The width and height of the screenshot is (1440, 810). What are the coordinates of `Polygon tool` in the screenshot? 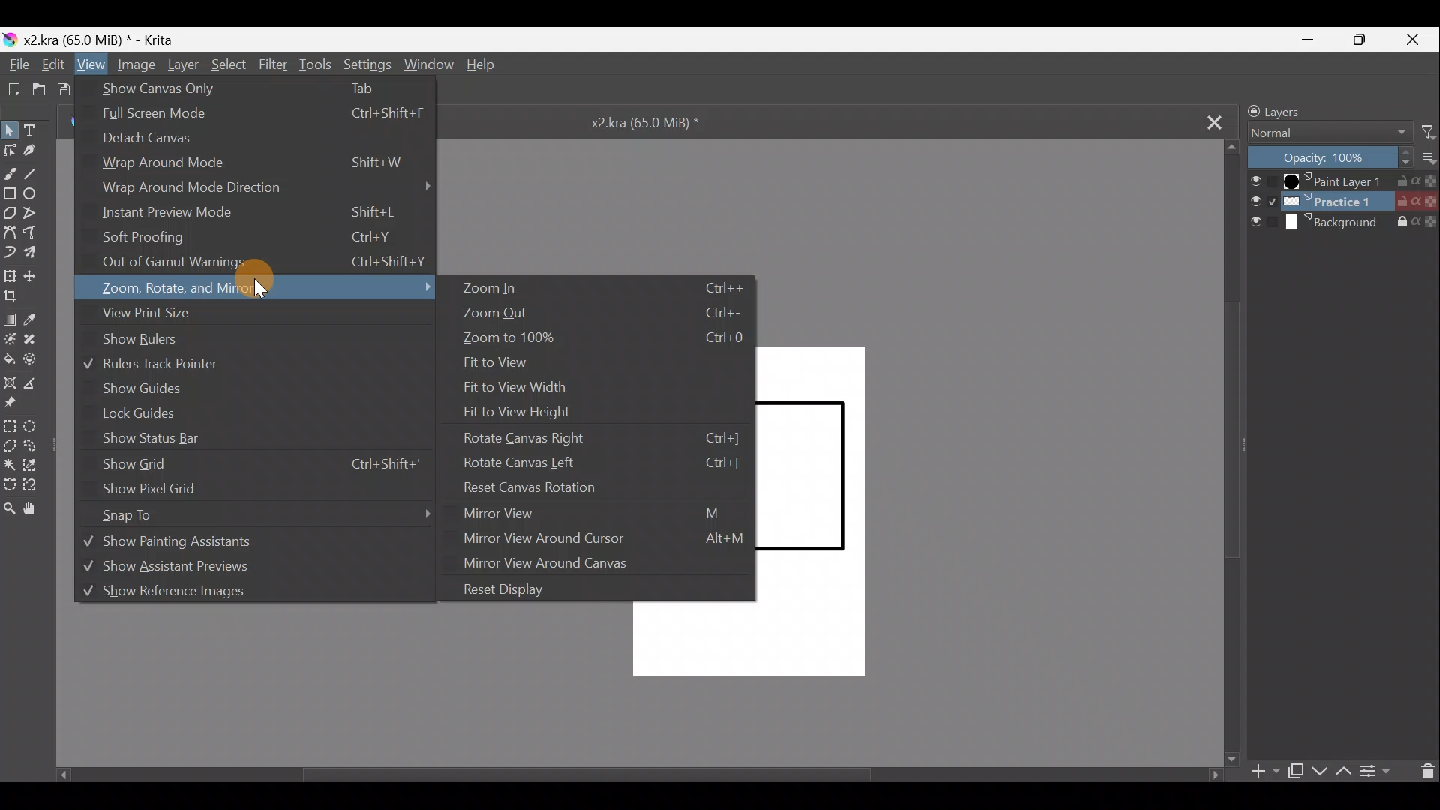 It's located at (10, 211).